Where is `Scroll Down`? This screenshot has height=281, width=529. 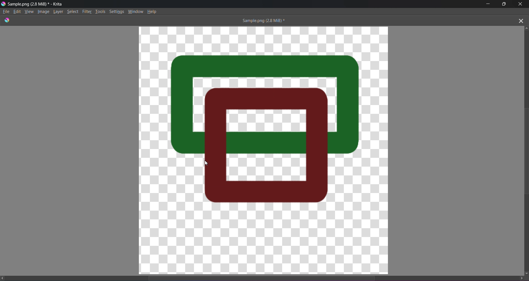
Scroll Down is located at coordinates (526, 273).